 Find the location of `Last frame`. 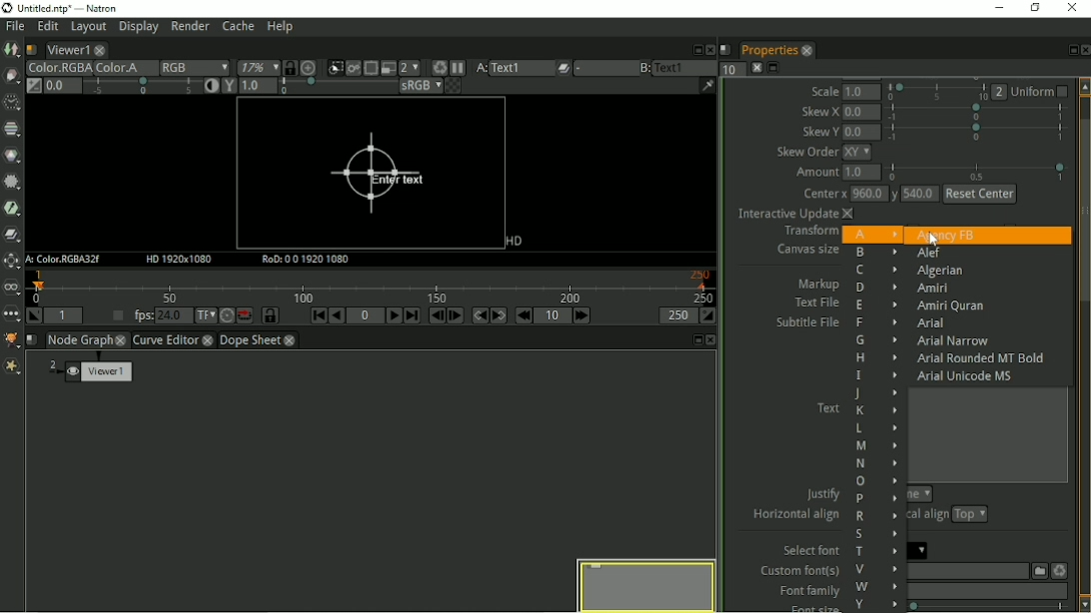

Last frame is located at coordinates (412, 315).